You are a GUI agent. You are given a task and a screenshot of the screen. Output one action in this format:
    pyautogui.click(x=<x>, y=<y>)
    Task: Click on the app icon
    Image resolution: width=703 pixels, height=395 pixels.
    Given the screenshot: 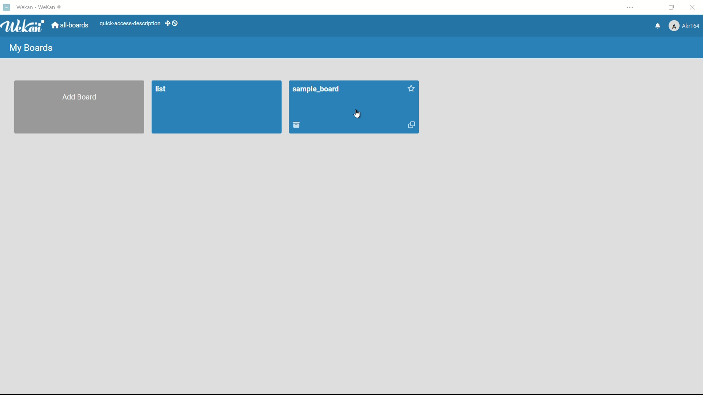 What is the action you would take?
    pyautogui.click(x=7, y=7)
    